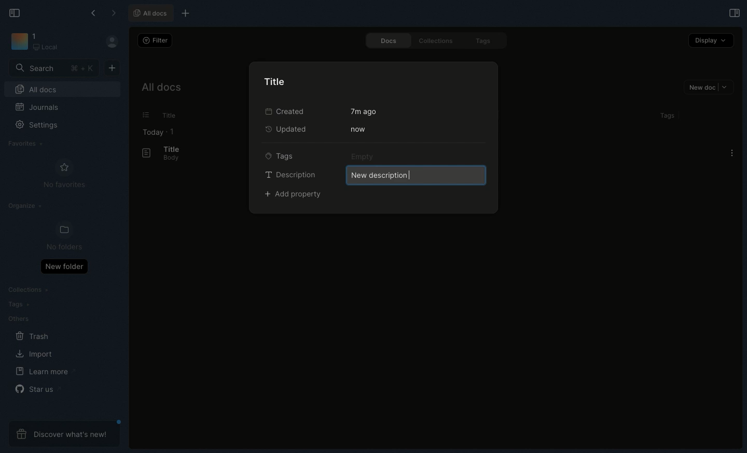  What do you see at coordinates (184, 14) in the screenshot?
I see `New tab` at bounding box center [184, 14].